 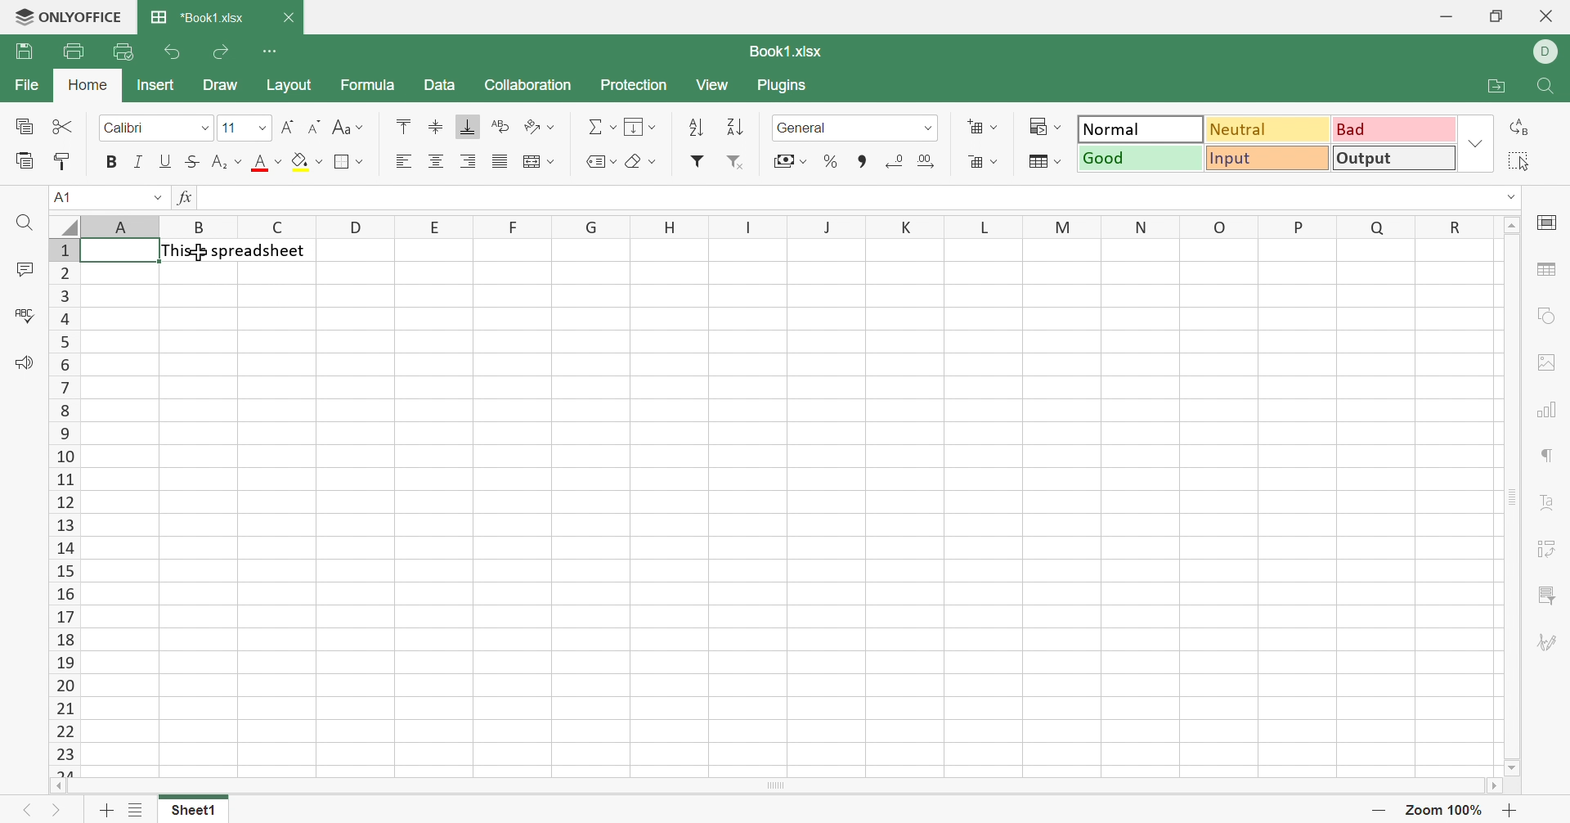 I want to click on Minimize, so click(x=1446, y=16).